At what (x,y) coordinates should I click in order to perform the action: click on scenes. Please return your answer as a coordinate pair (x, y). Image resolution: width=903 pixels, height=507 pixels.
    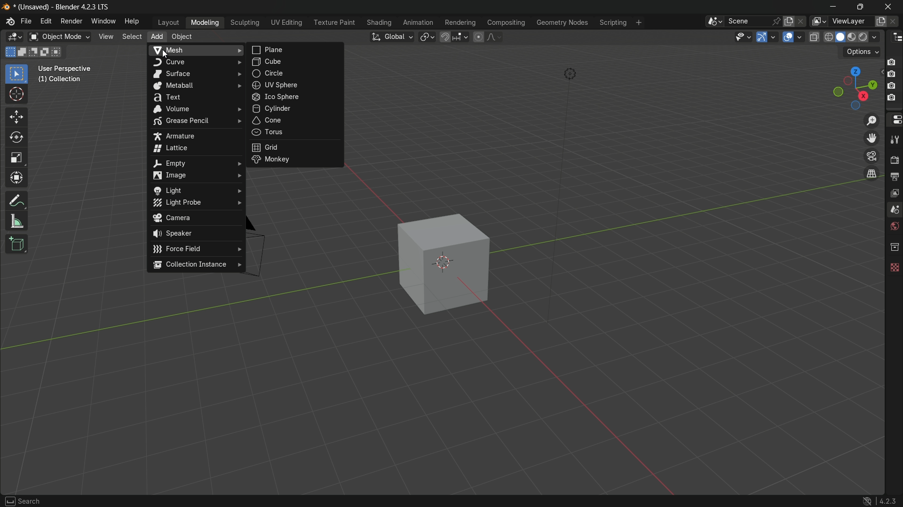
    Looking at the image, I should click on (894, 209).